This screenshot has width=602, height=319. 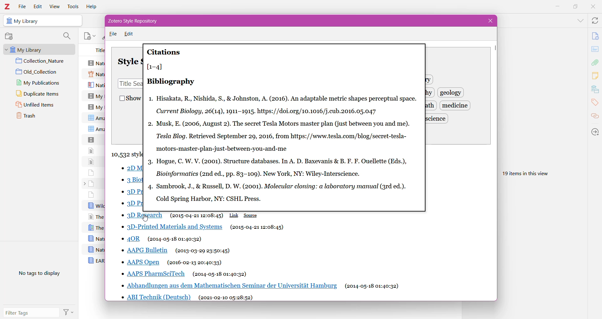 What do you see at coordinates (225, 297) in the screenshot?
I see `(2021-02-10 05:28:52)` at bounding box center [225, 297].